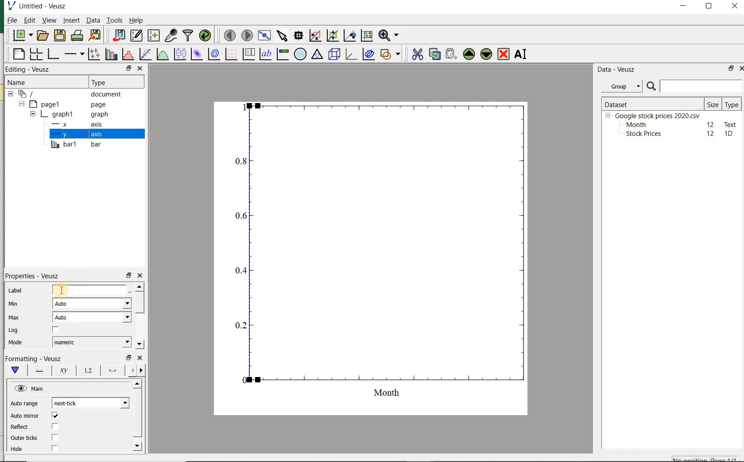  I want to click on bar1, so click(74, 145).